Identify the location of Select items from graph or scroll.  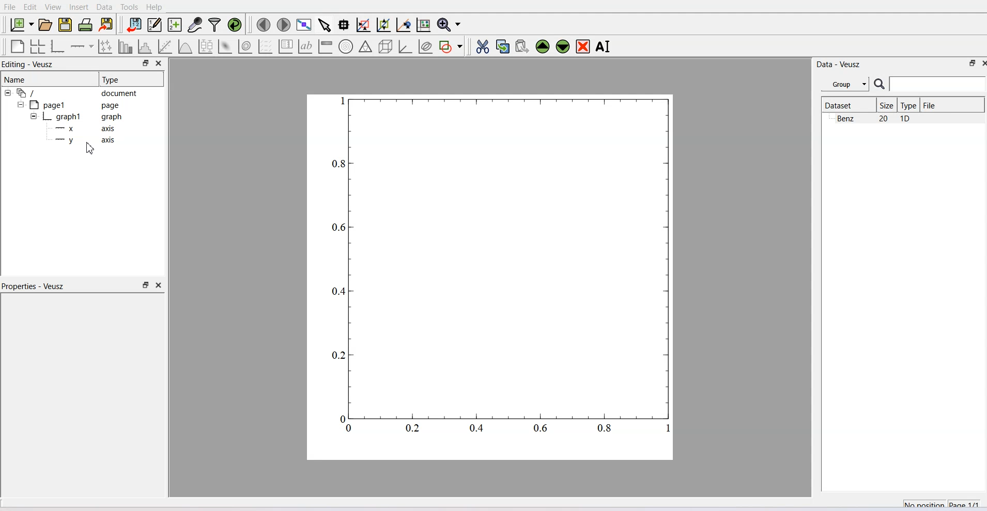
(325, 25).